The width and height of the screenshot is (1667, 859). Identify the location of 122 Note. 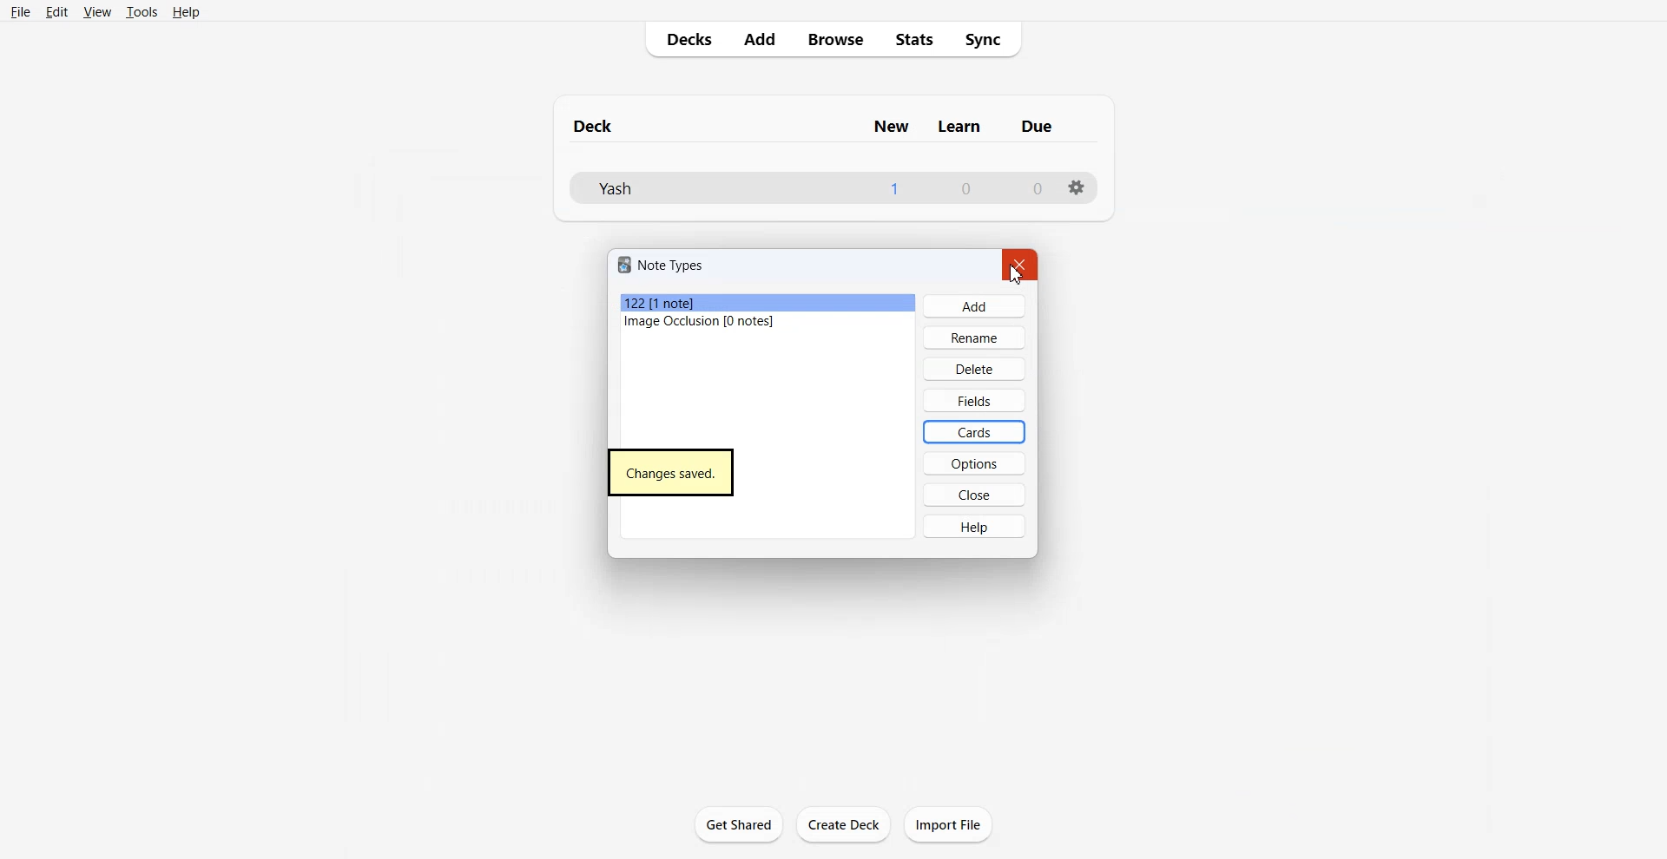
(768, 304).